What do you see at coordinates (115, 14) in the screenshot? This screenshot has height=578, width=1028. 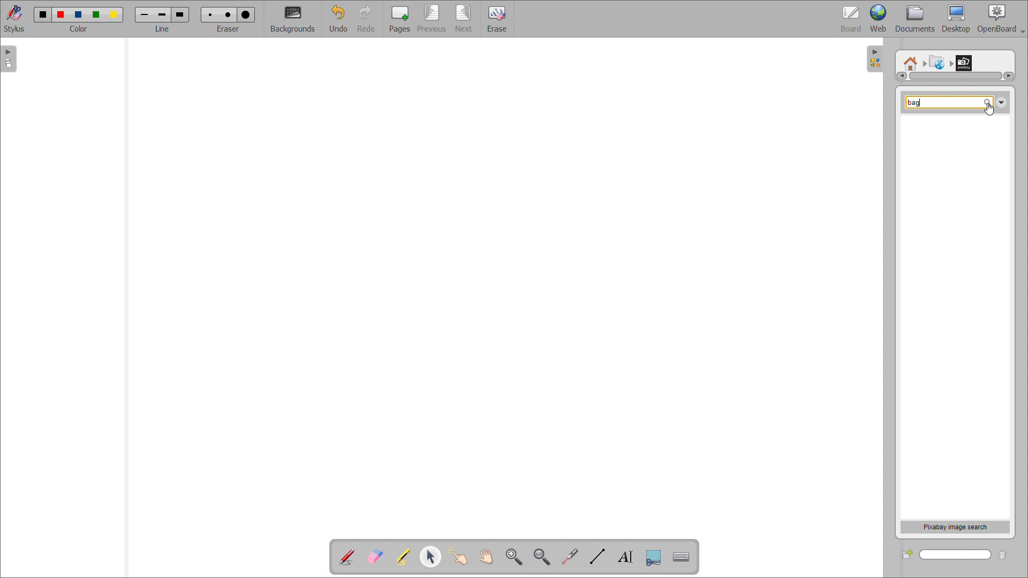 I see `Color 5` at bounding box center [115, 14].